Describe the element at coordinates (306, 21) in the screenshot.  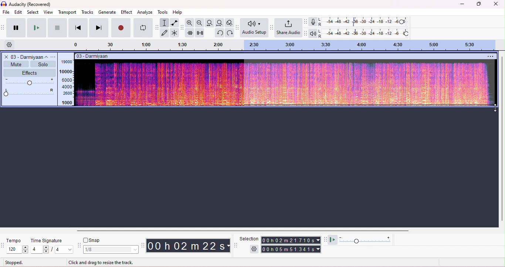
I see `recording meter tool bar` at that location.